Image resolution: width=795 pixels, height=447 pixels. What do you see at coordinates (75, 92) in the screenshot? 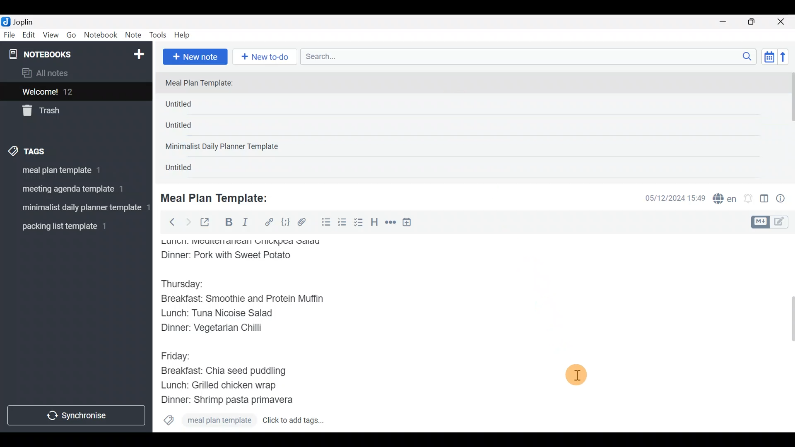
I see `Welcome!` at bounding box center [75, 92].